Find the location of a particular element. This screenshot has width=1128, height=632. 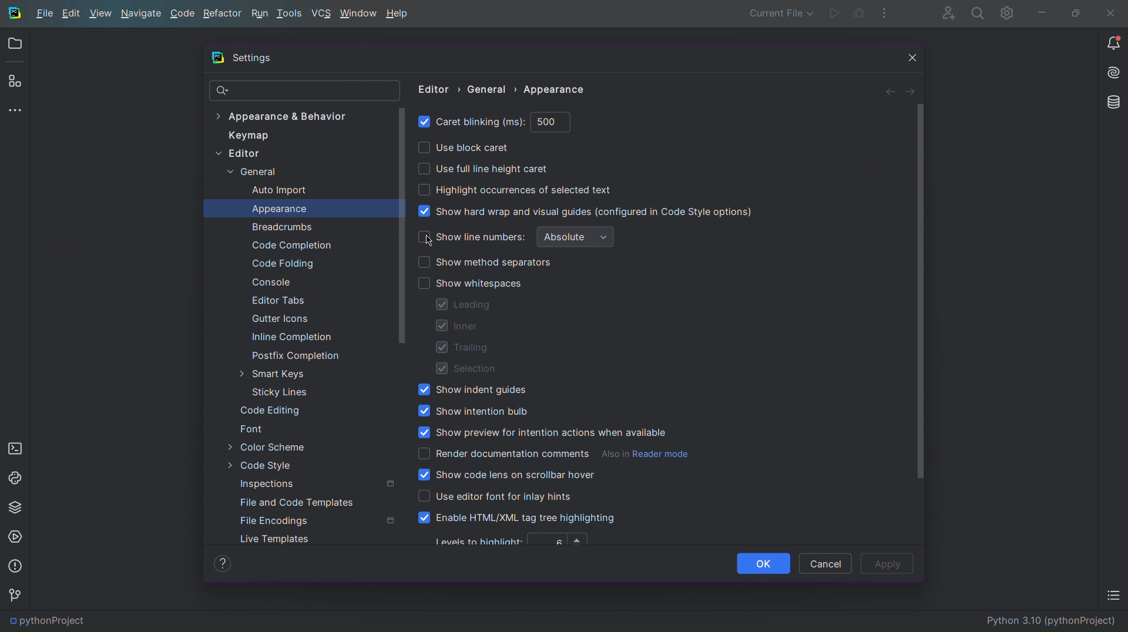

Inline Completion is located at coordinates (290, 338).